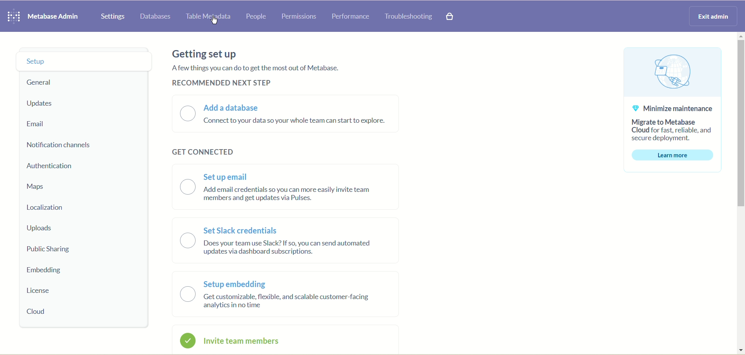  I want to click on Settings, so click(113, 16).